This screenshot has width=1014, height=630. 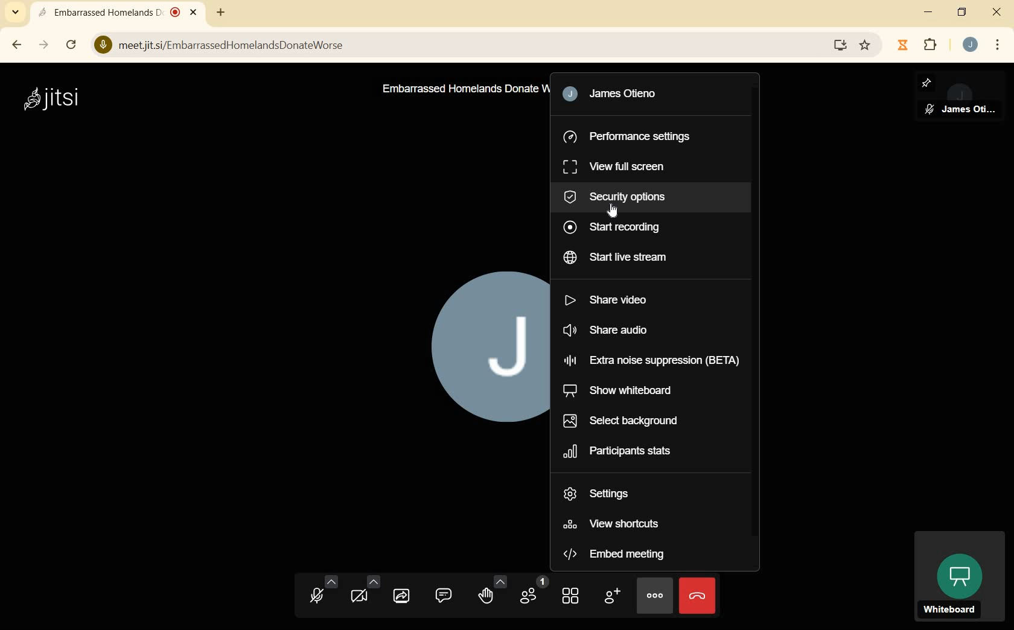 I want to click on video, so click(x=362, y=593).